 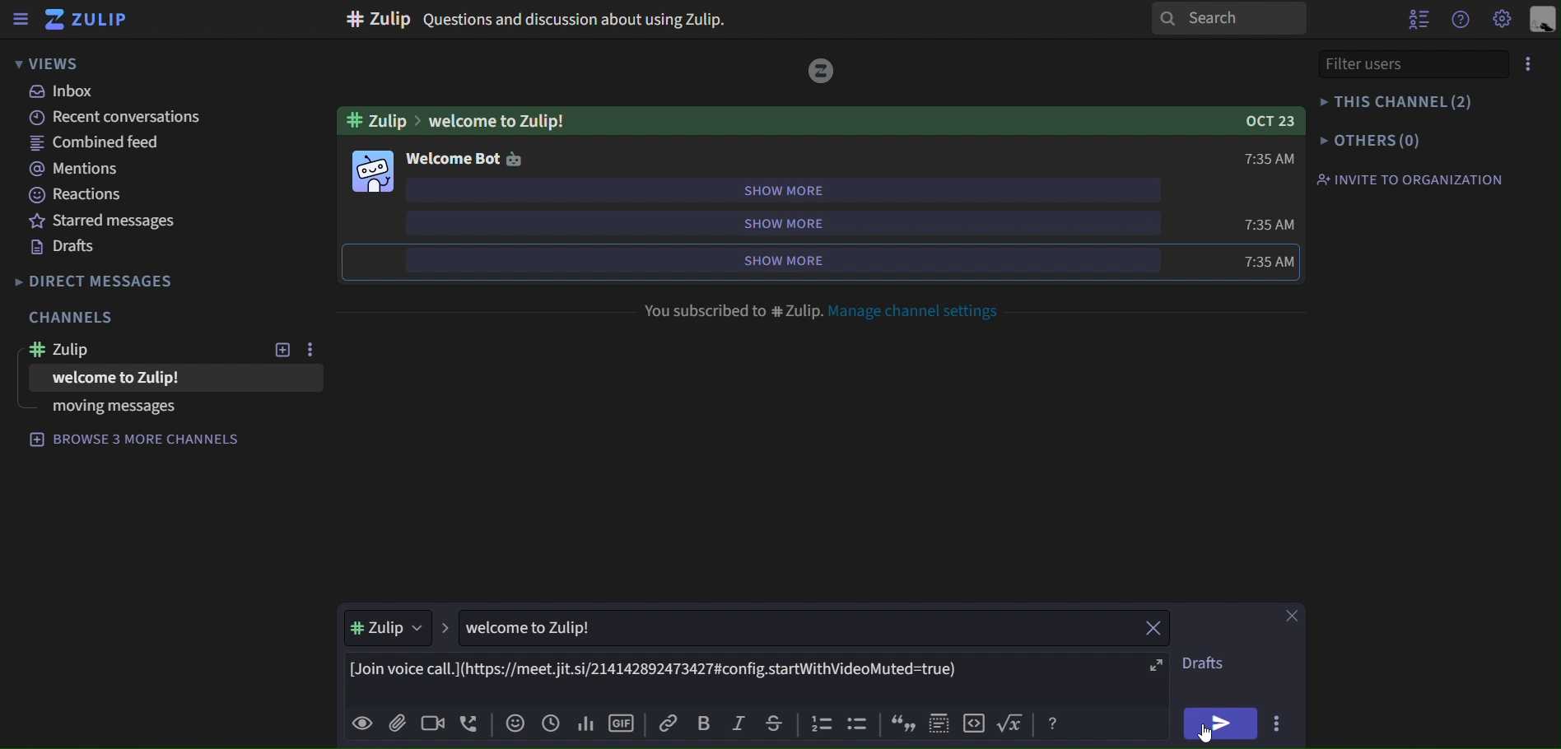 I want to click on sidebar, so click(x=21, y=21).